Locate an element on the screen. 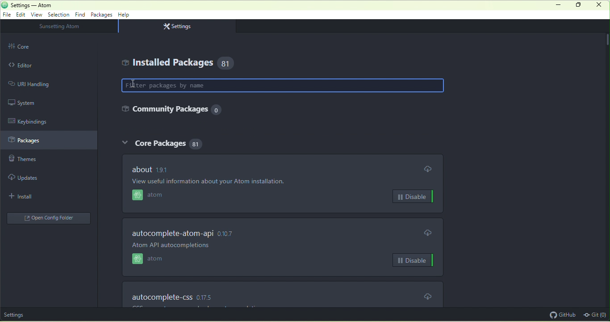 Image resolution: width=610 pixels, height=322 pixels. view useful information about your atom installation is located at coordinates (236, 182).